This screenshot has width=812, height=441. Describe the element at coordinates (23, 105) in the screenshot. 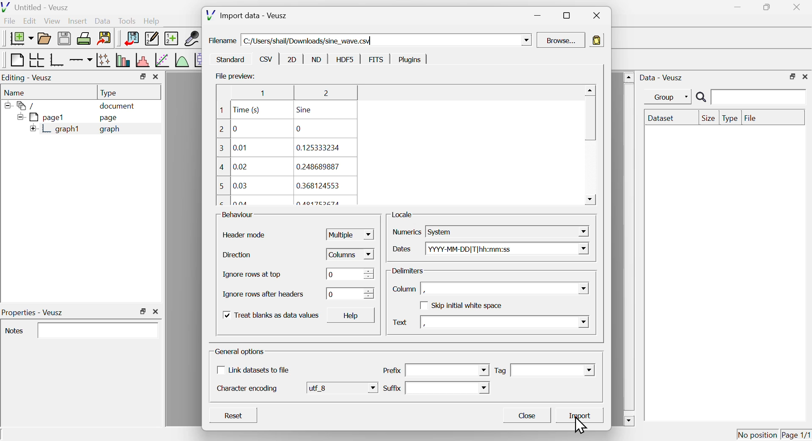

I see `folder` at that location.